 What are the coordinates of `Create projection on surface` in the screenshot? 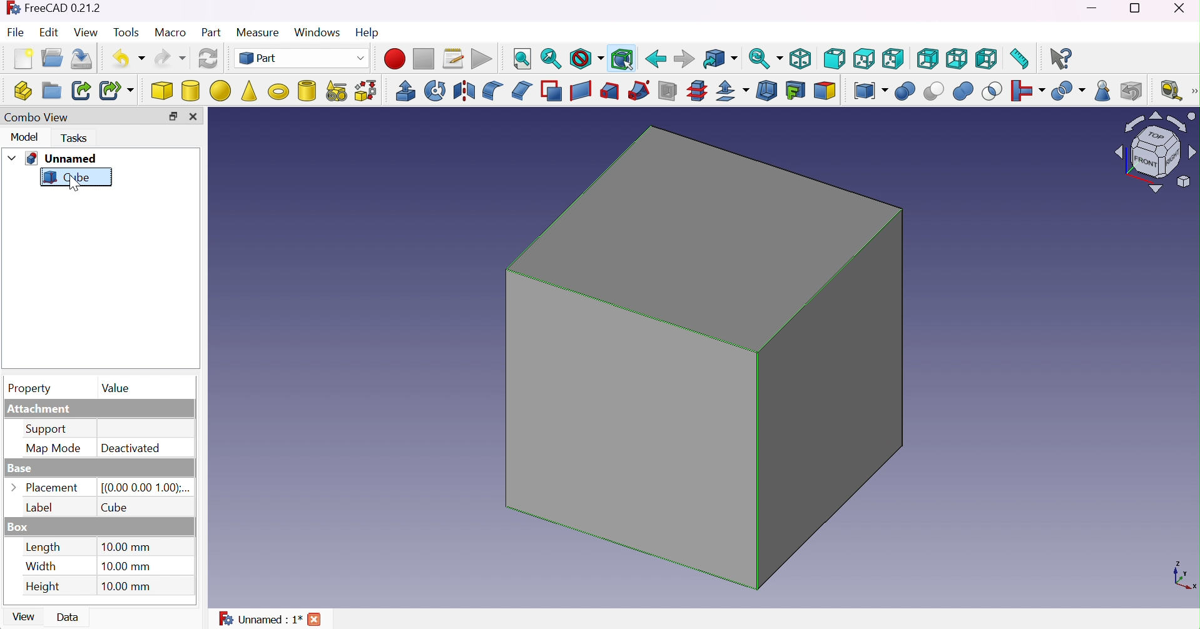 It's located at (795, 91).